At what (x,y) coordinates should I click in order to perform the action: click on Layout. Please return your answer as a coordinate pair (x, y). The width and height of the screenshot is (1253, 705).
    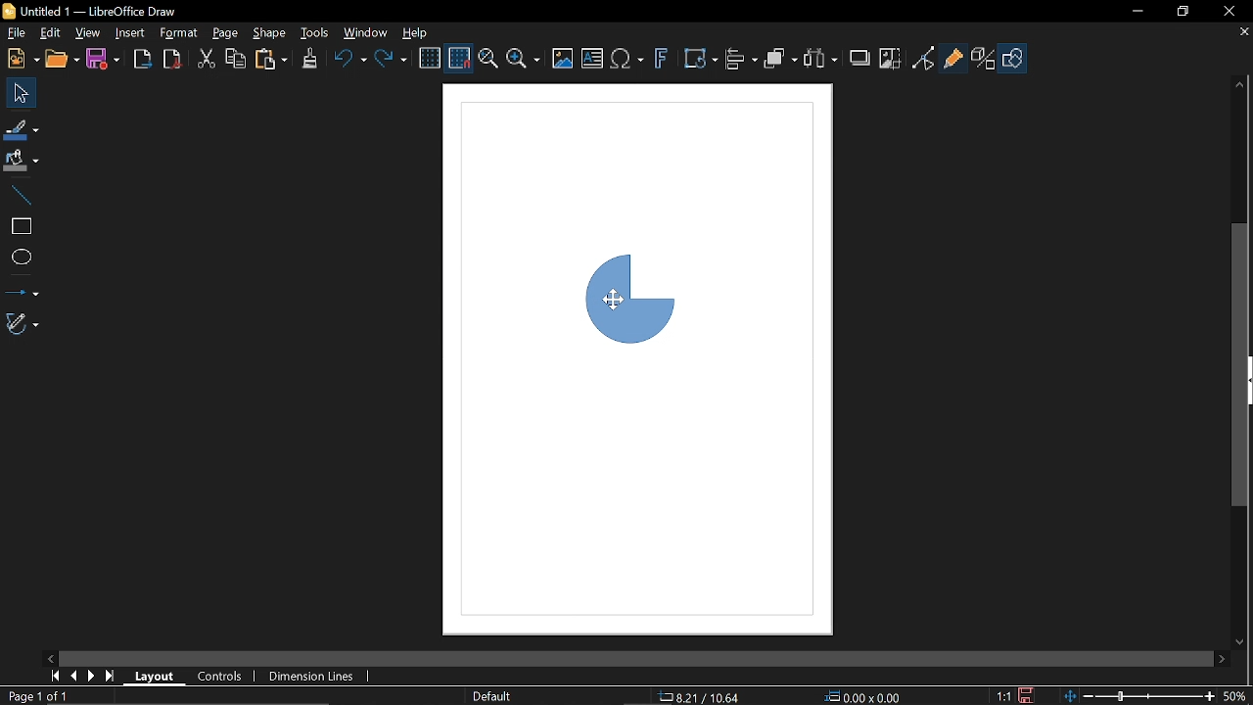
    Looking at the image, I should click on (156, 678).